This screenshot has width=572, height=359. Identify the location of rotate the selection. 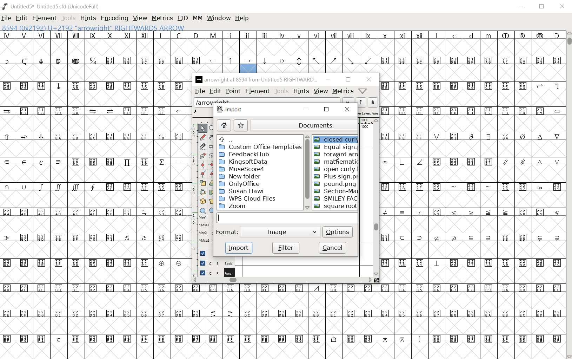
(213, 184).